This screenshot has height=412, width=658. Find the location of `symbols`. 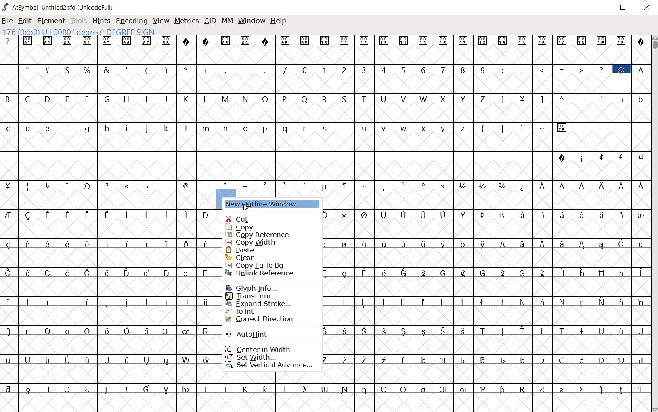

symbols is located at coordinates (524, 127).